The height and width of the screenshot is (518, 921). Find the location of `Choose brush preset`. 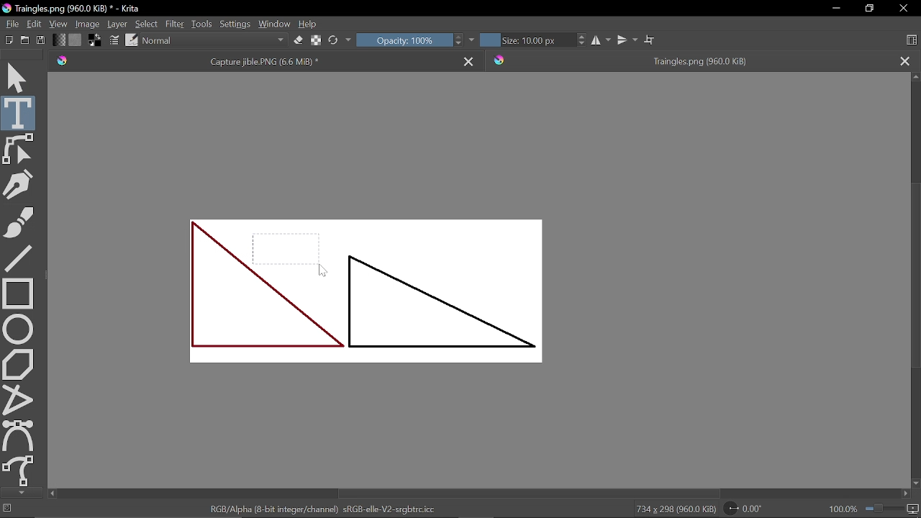

Choose brush preset is located at coordinates (132, 40).